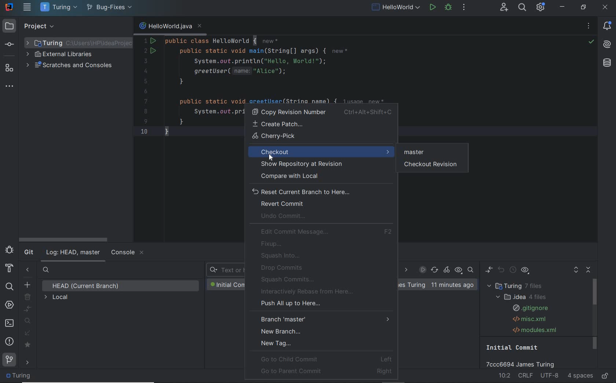 Image resolution: width=616 pixels, height=383 pixels. Describe the element at coordinates (146, 92) in the screenshot. I see `6` at that location.